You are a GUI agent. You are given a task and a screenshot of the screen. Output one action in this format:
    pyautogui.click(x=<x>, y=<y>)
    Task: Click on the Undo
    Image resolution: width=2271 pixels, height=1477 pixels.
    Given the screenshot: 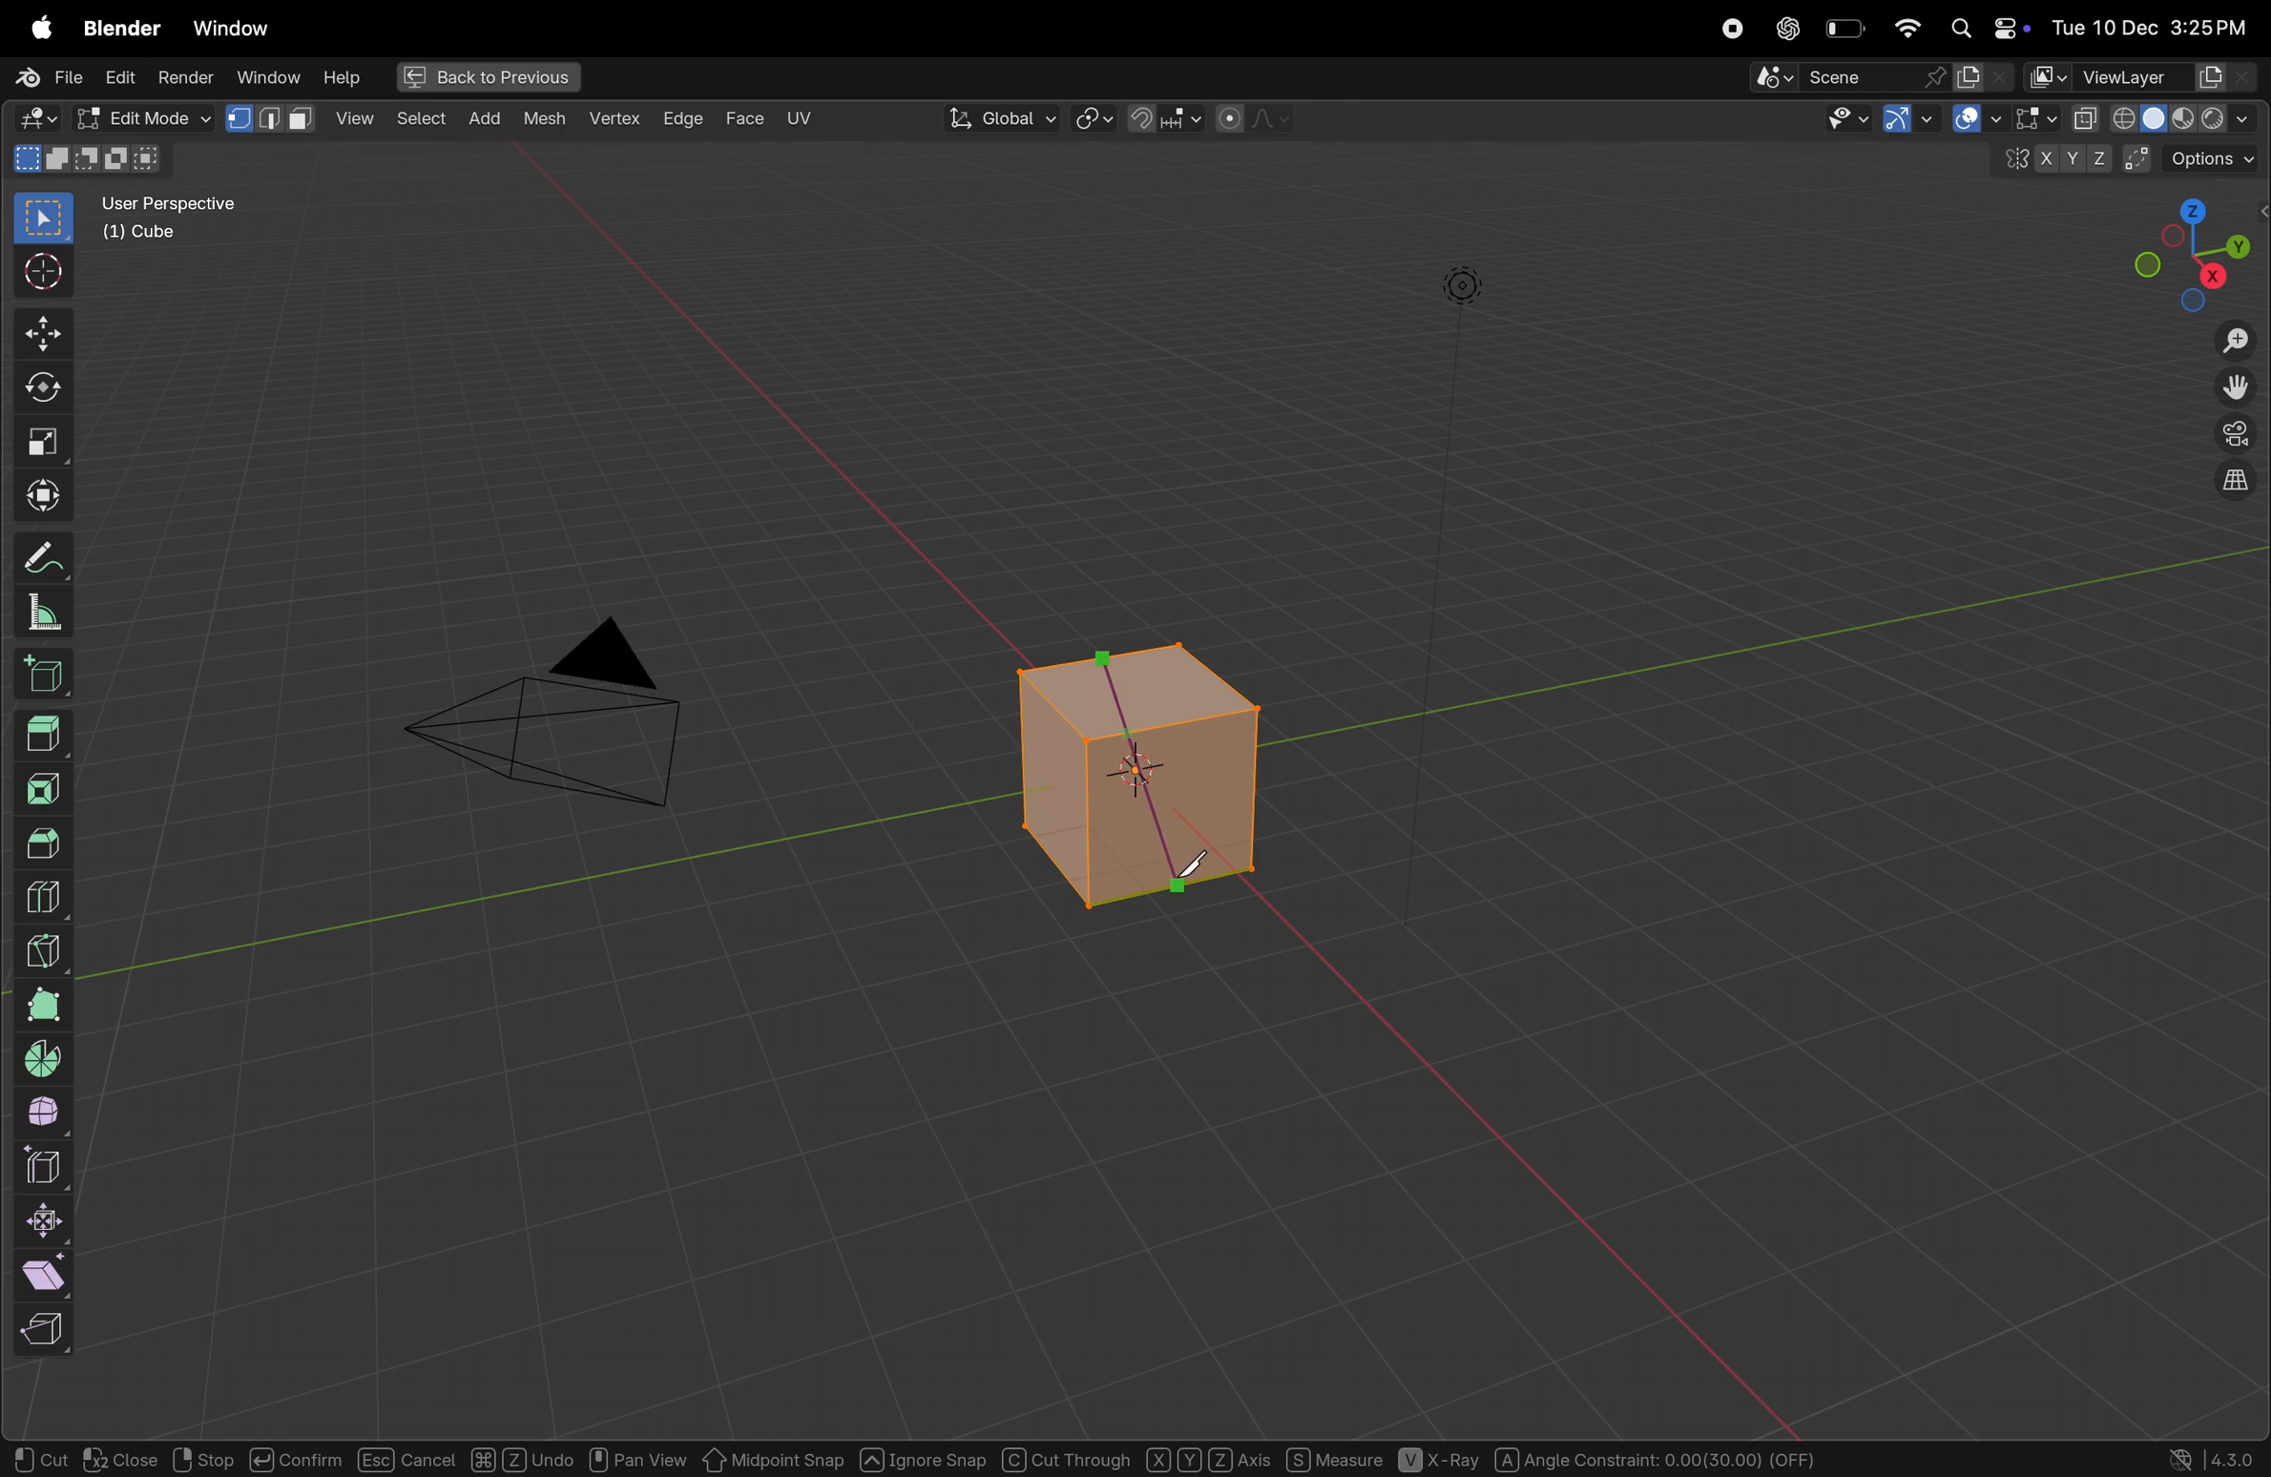 What is the action you would take?
    pyautogui.click(x=523, y=1457)
    